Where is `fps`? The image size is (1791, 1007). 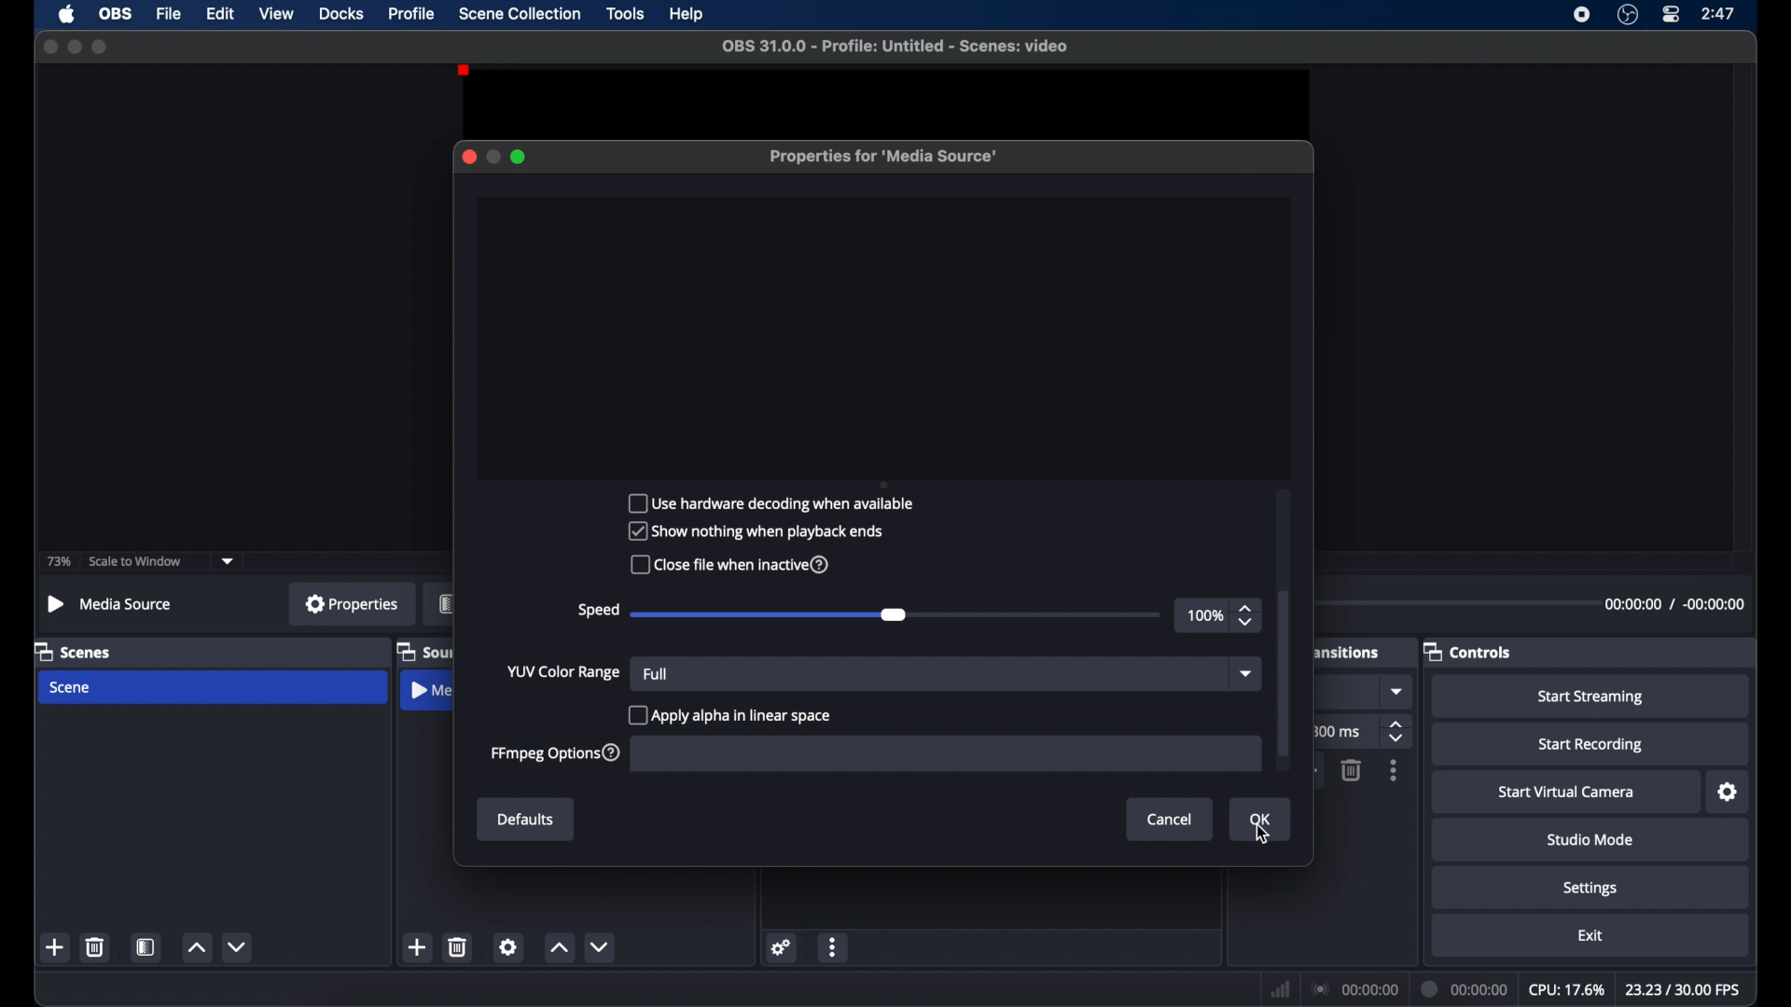 fps is located at coordinates (1683, 988).